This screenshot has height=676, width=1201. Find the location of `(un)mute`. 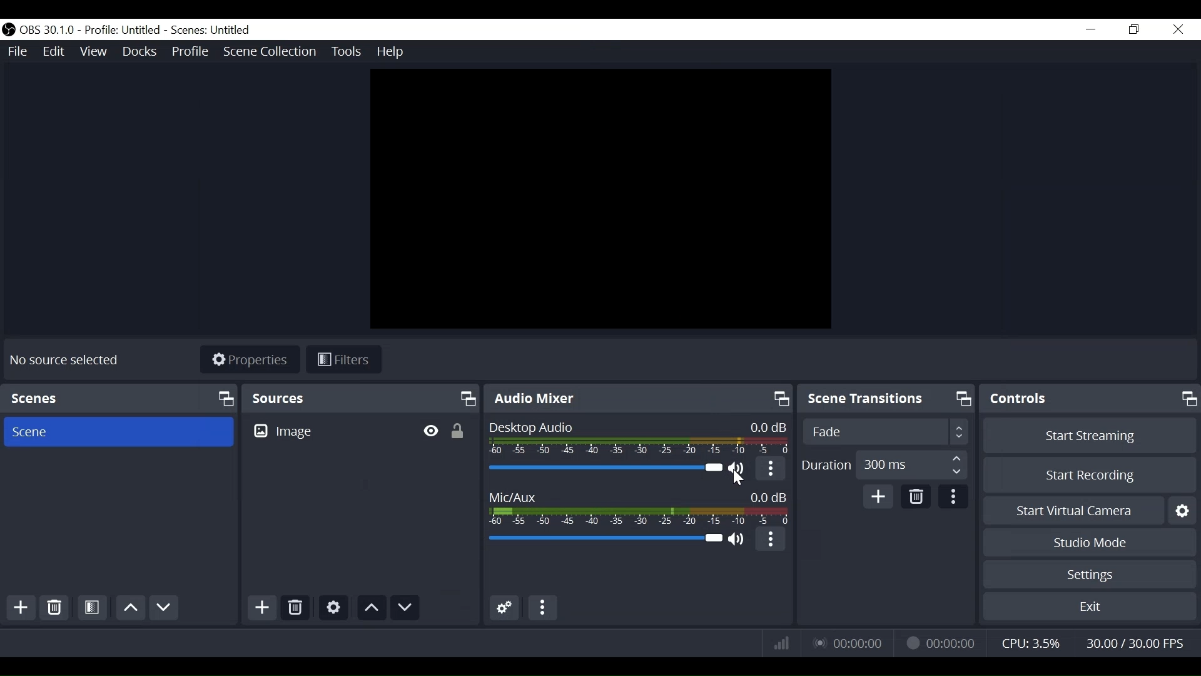

(un)mute is located at coordinates (739, 540).